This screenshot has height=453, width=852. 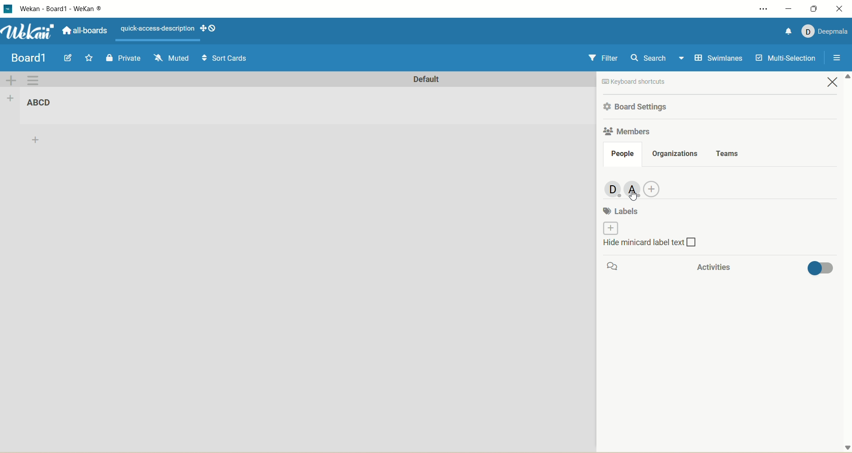 What do you see at coordinates (787, 8) in the screenshot?
I see `minimize` at bounding box center [787, 8].